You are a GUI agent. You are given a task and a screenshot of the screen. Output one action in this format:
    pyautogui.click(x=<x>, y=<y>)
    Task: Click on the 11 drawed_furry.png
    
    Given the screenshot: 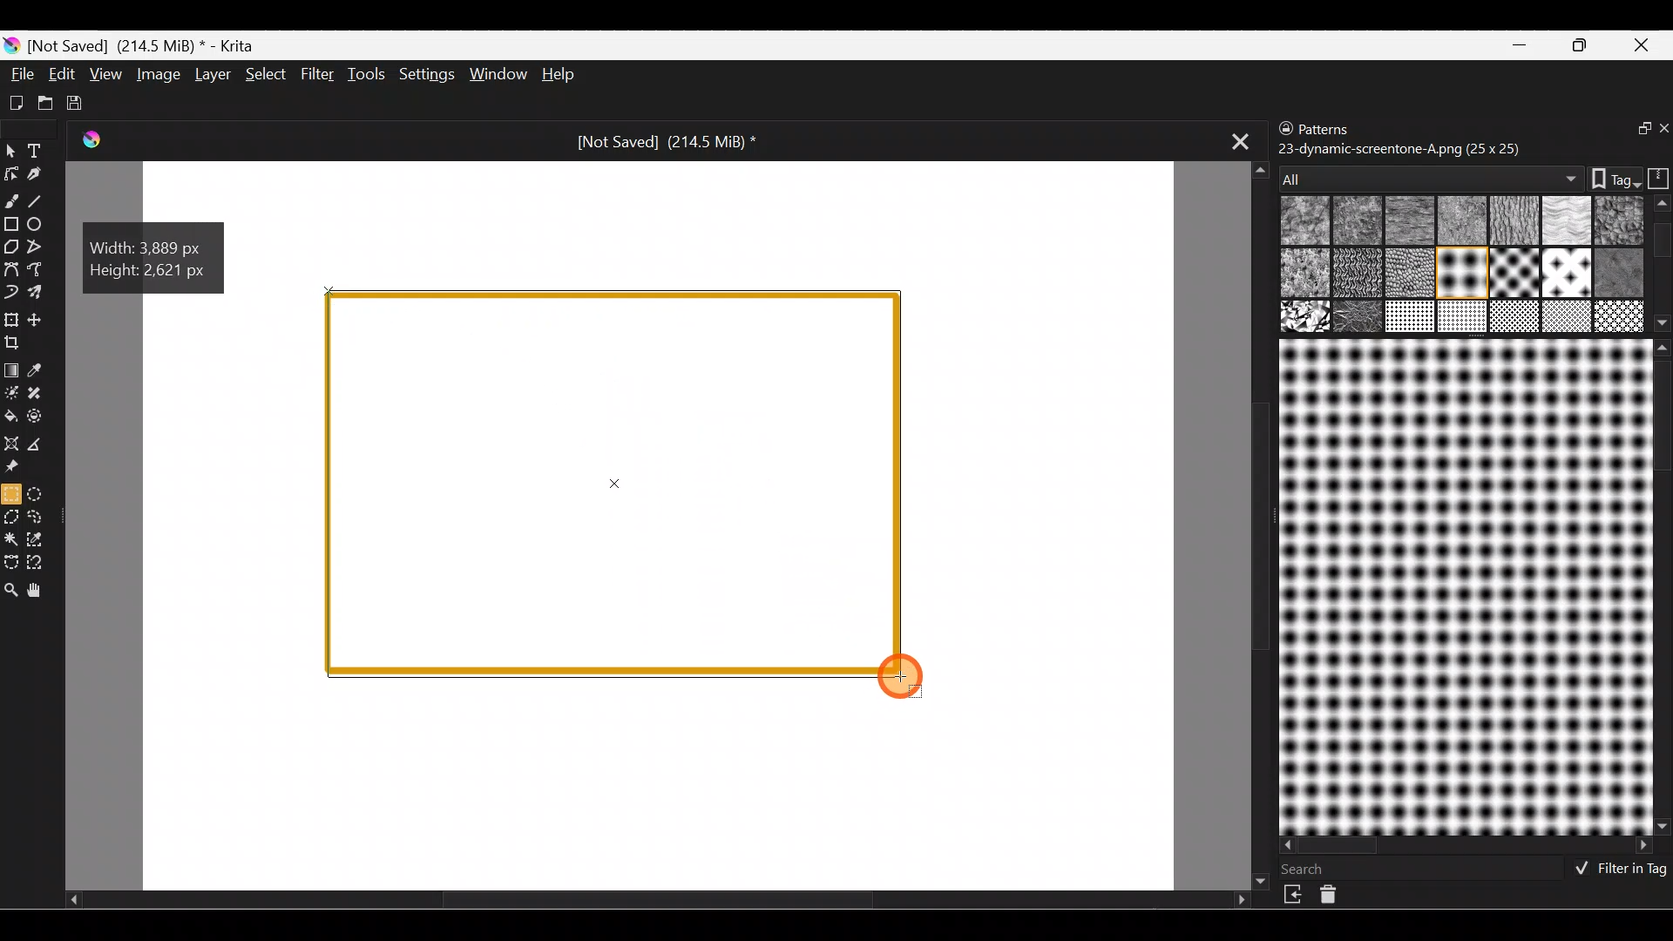 What is the action you would take?
    pyautogui.click(x=1511, y=275)
    